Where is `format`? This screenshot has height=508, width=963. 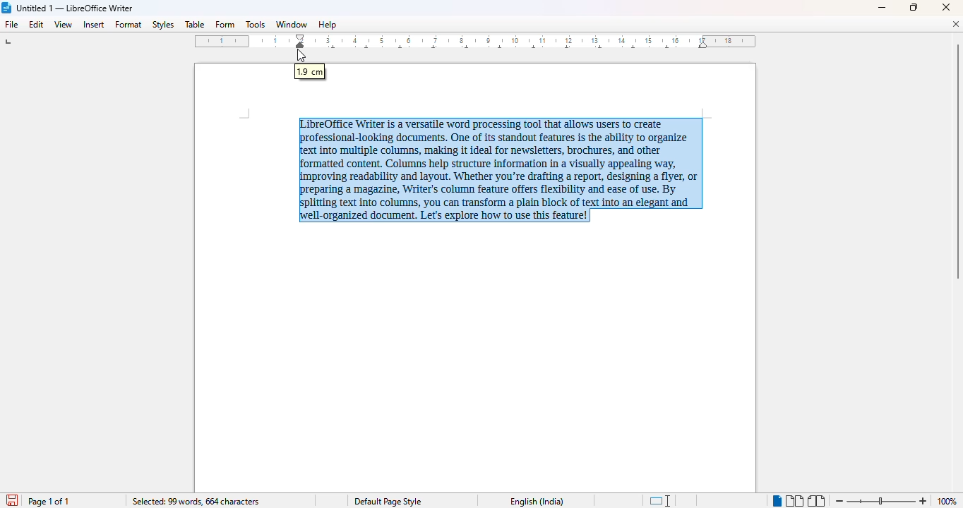
format is located at coordinates (129, 25).